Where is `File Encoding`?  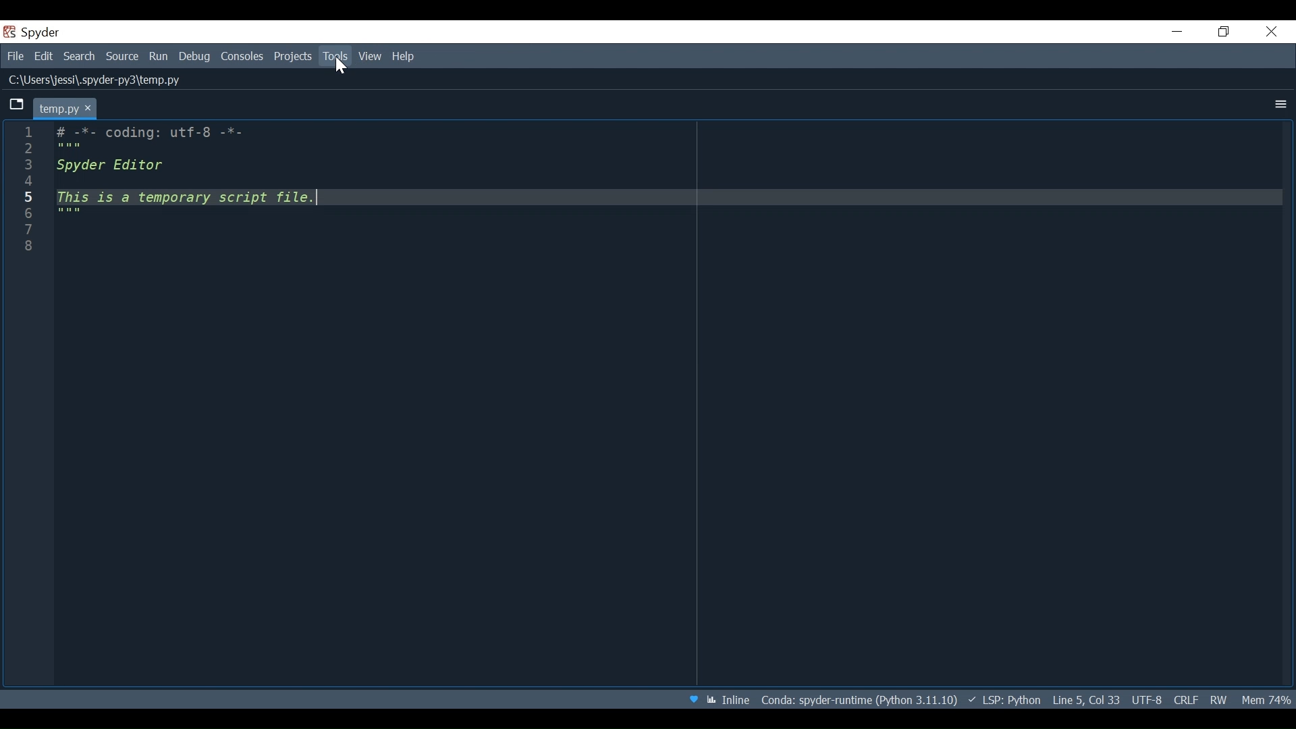
File Encoding is located at coordinates (1149, 699).